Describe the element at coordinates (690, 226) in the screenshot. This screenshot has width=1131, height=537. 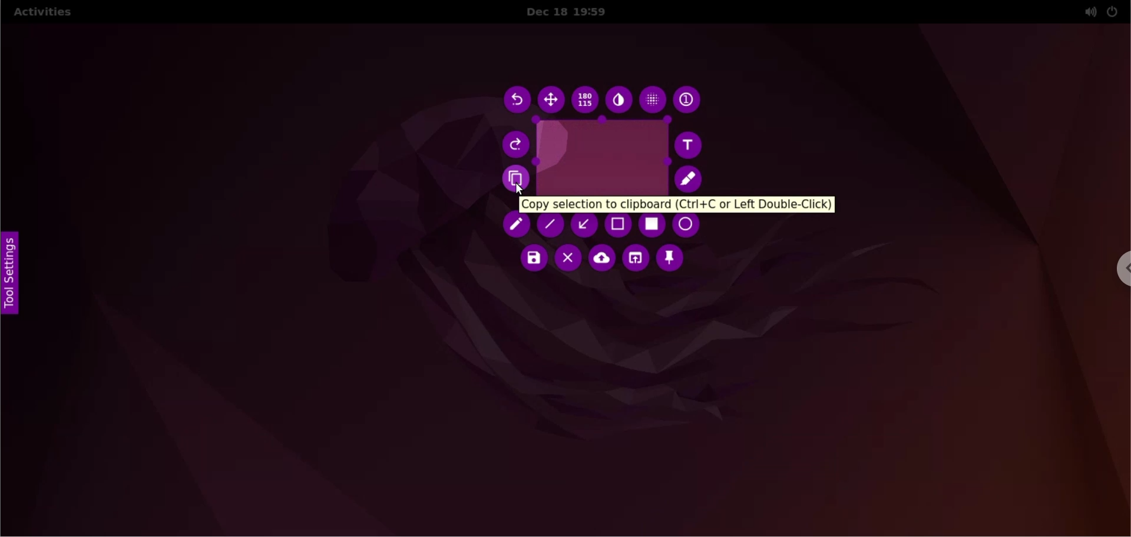
I see `ellipse as a paint tool` at that location.